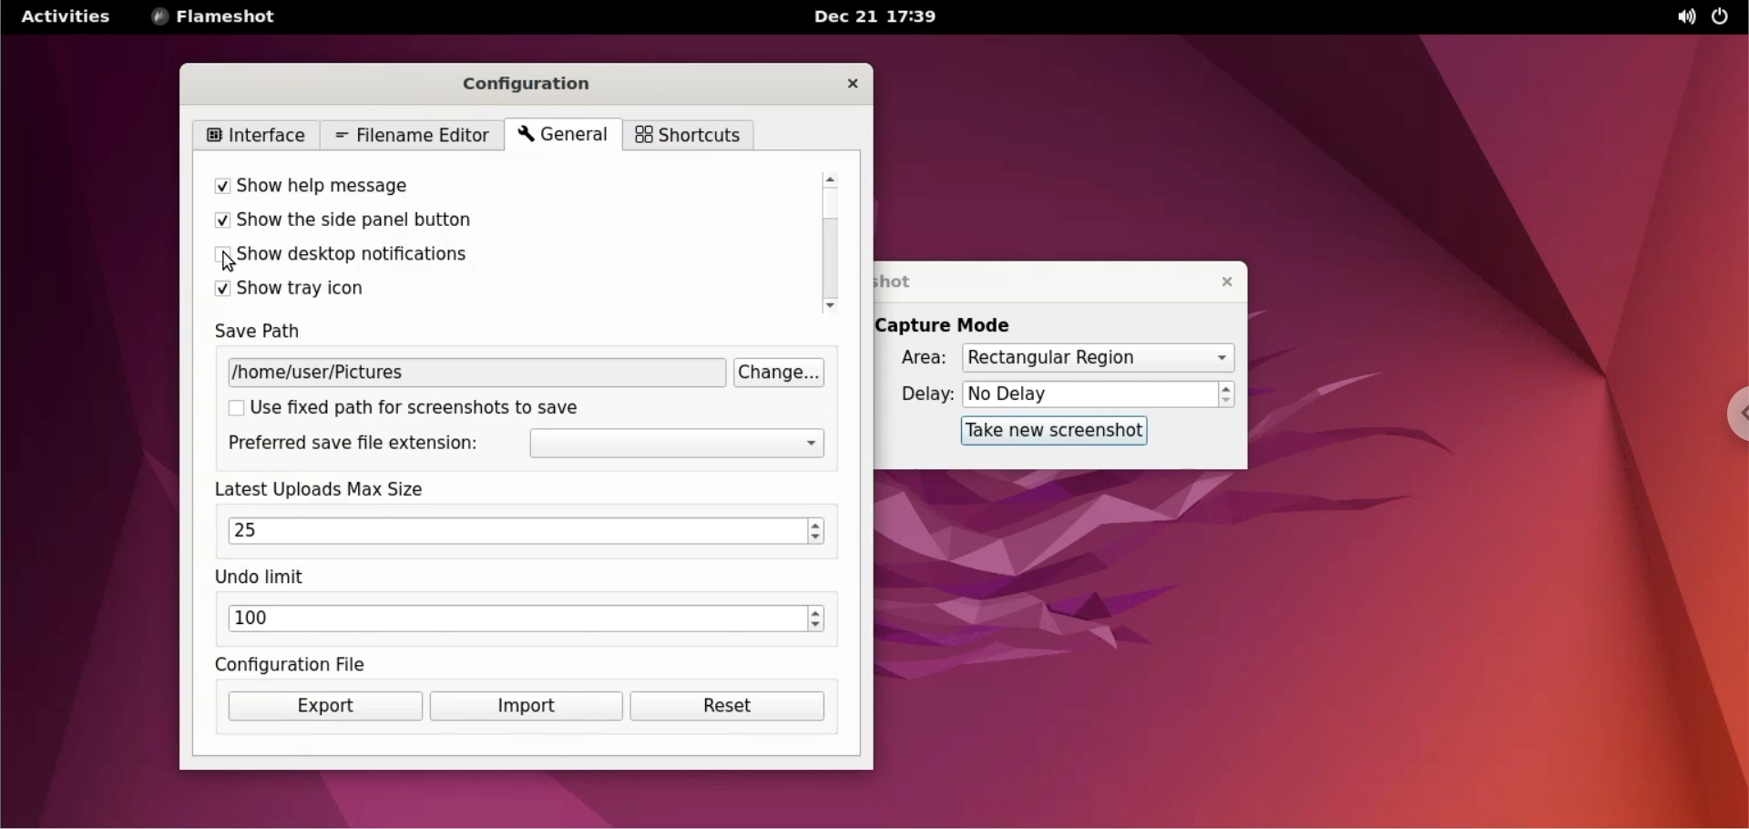 Image resolution: width=1749 pixels, height=829 pixels. Describe the element at coordinates (274, 333) in the screenshot. I see `save path ` at that location.